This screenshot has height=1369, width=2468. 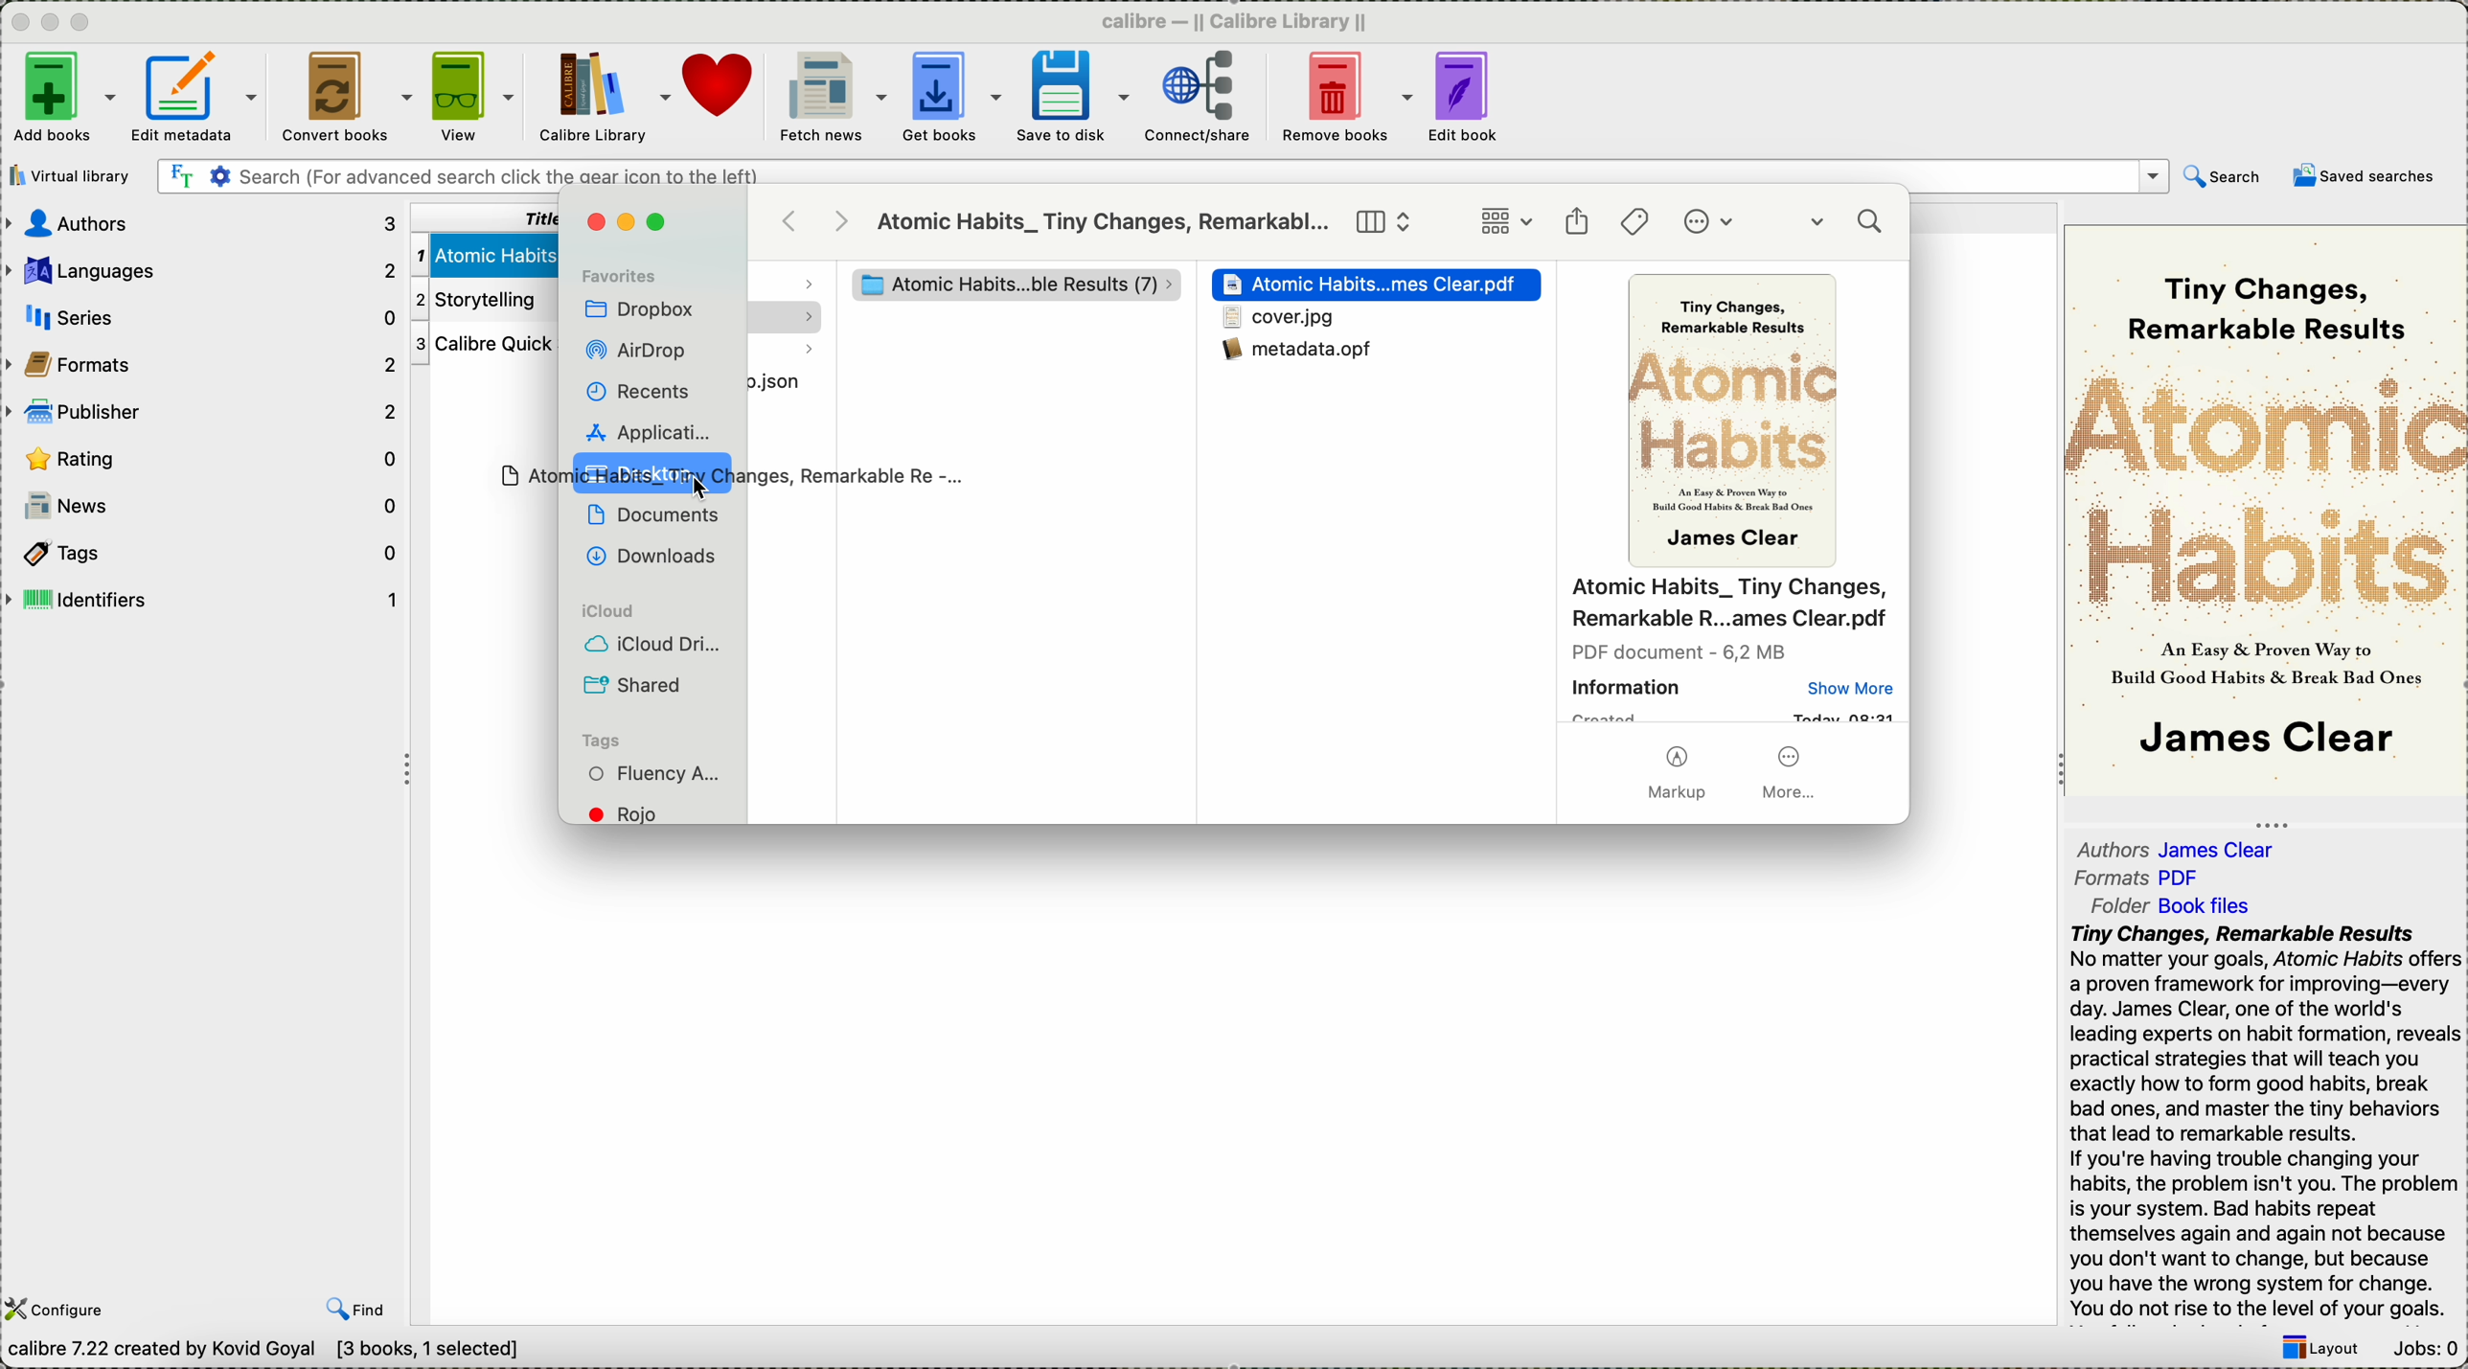 What do you see at coordinates (1385, 222) in the screenshot?
I see `column list` at bounding box center [1385, 222].